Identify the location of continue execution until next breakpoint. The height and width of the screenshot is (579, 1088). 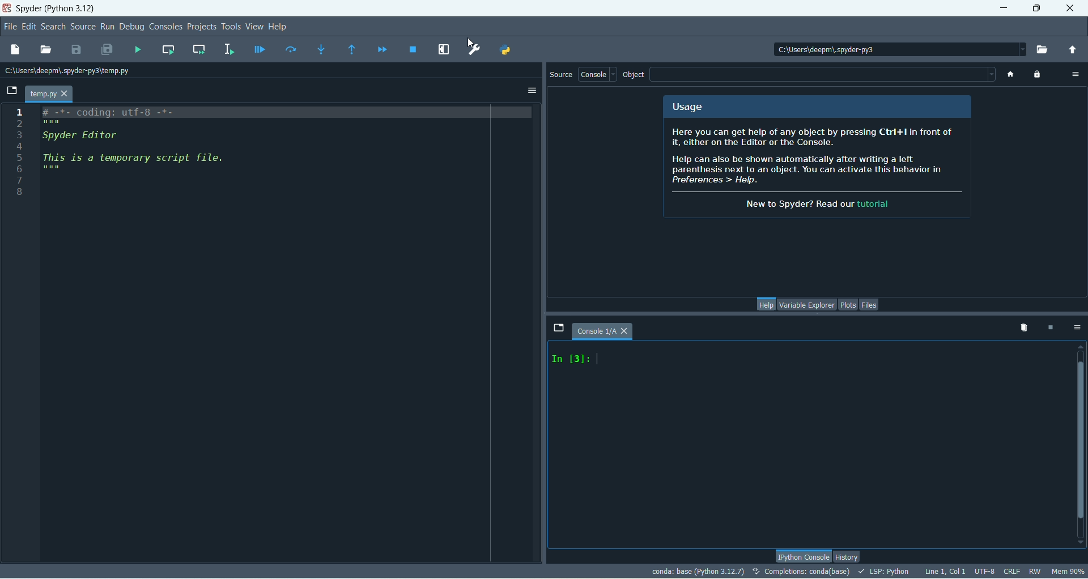
(382, 50).